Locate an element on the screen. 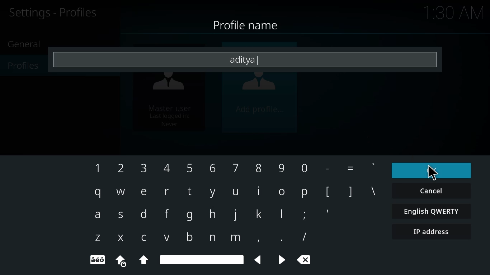 This screenshot has height=275, width=490. 9 is located at coordinates (284, 169).